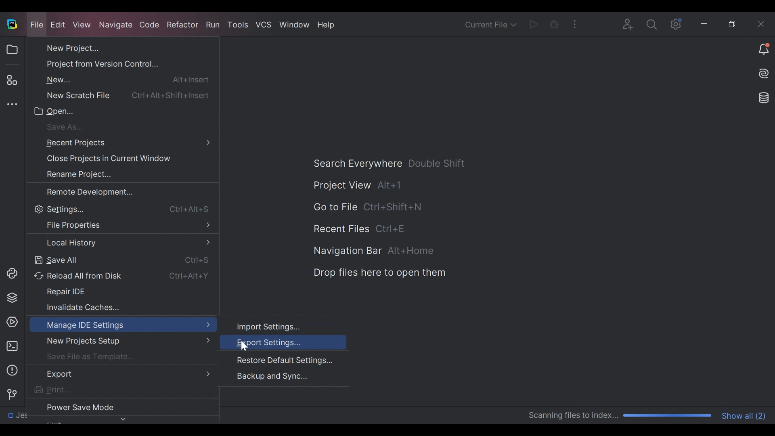  Describe the element at coordinates (109, 174) in the screenshot. I see `Rename Project` at that location.